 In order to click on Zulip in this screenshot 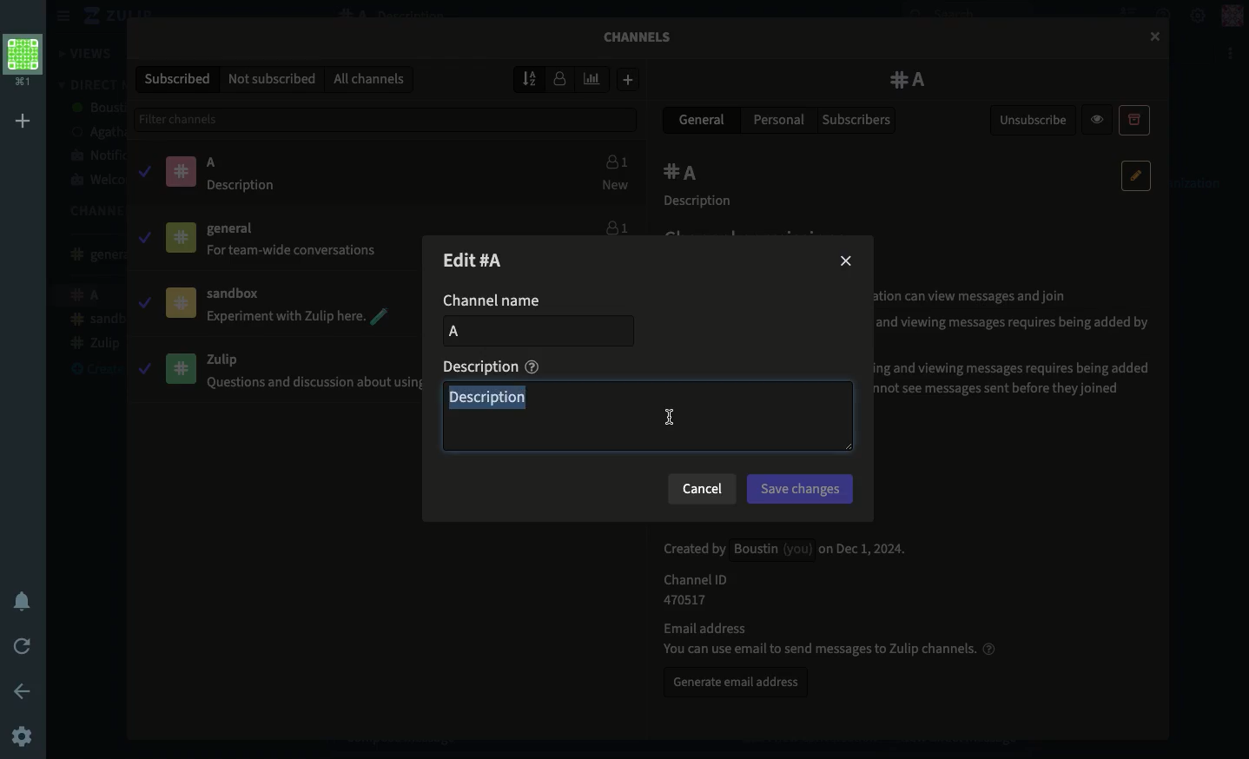, I will do `click(100, 16)`.